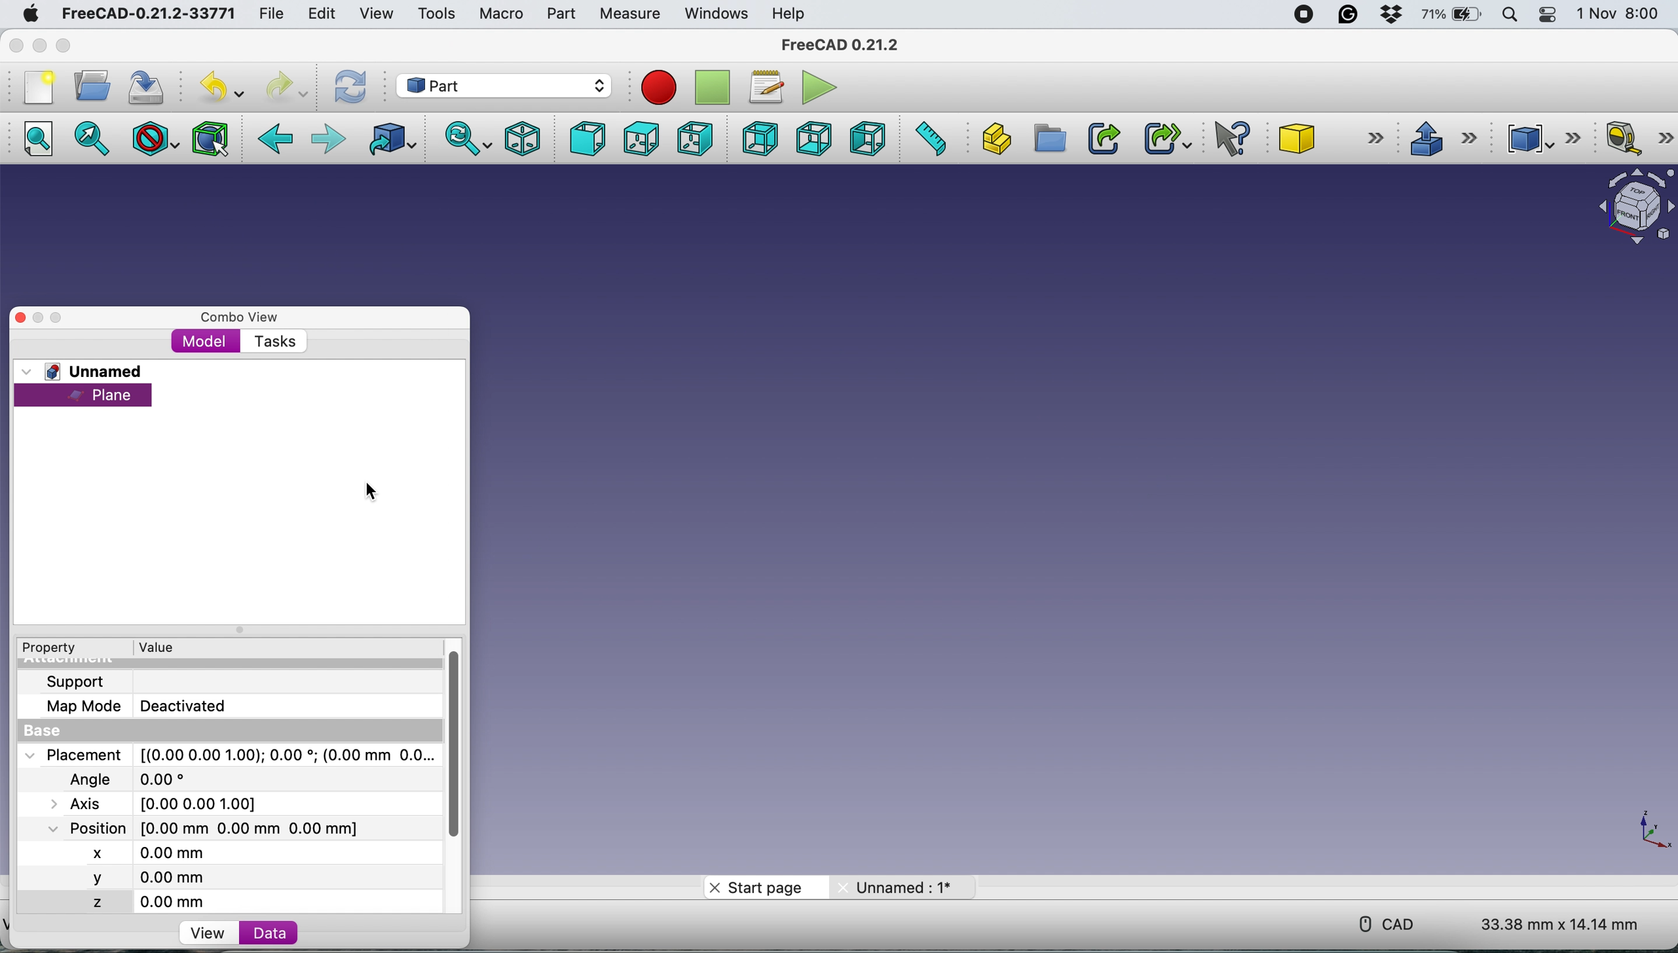 Image resolution: width=1678 pixels, height=953 pixels. Describe the element at coordinates (695, 141) in the screenshot. I see `right` at that location.